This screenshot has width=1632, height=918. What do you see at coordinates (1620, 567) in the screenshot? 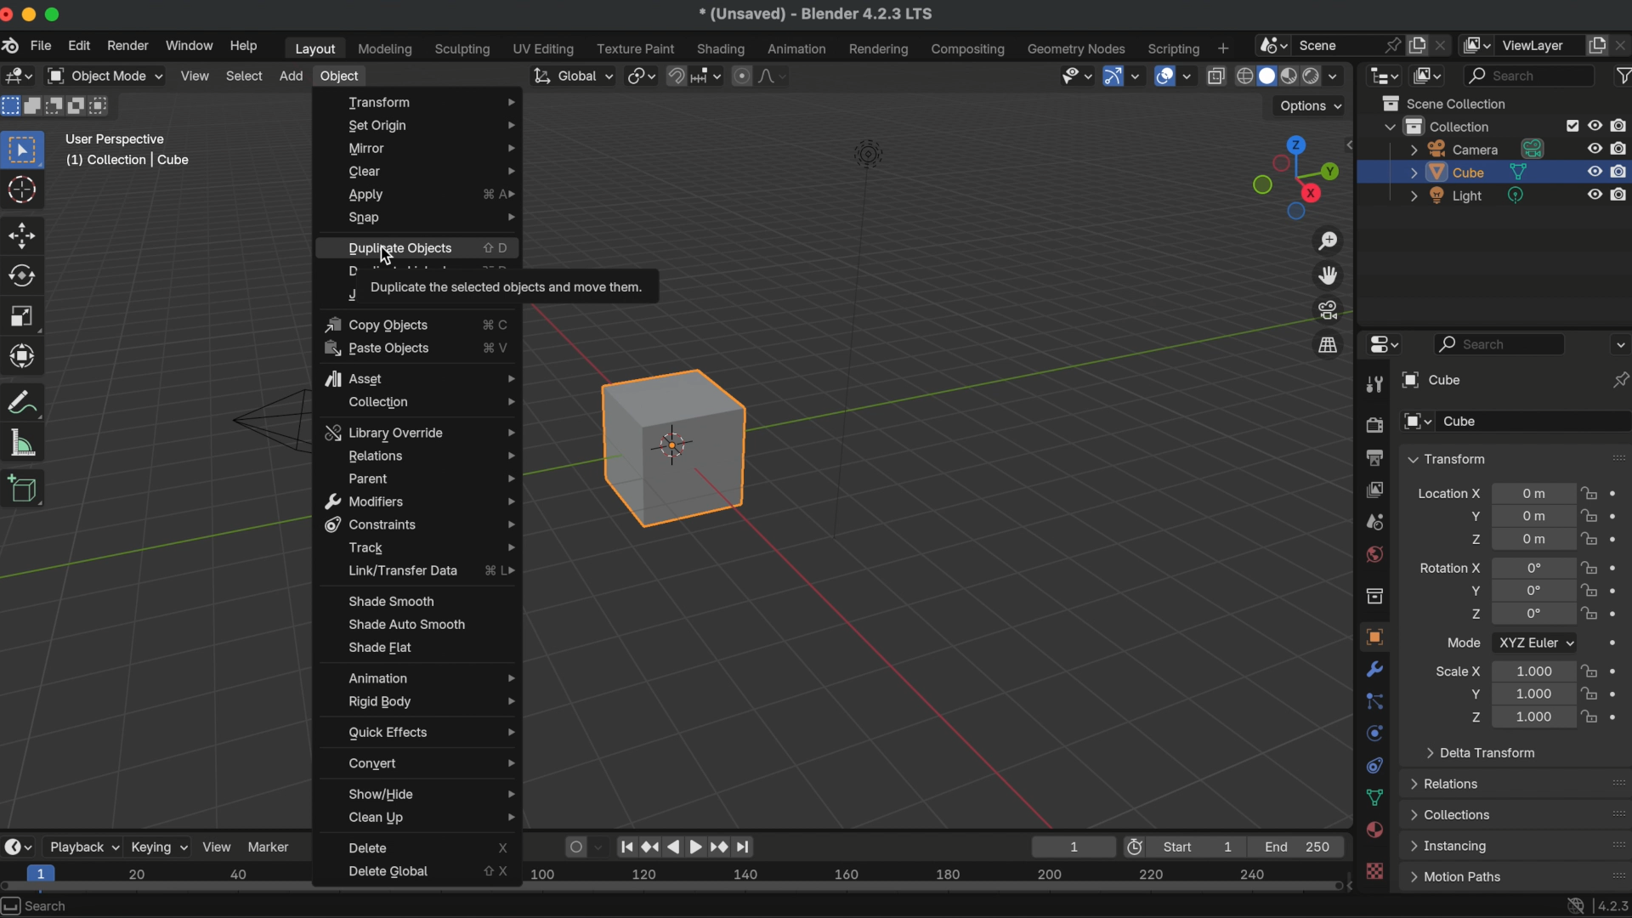
I see `animate property` at bounding box center [1620, 567].